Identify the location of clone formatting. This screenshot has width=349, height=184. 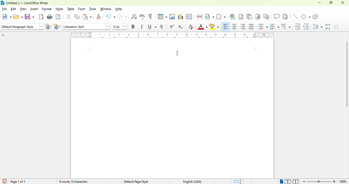
(99, 17).